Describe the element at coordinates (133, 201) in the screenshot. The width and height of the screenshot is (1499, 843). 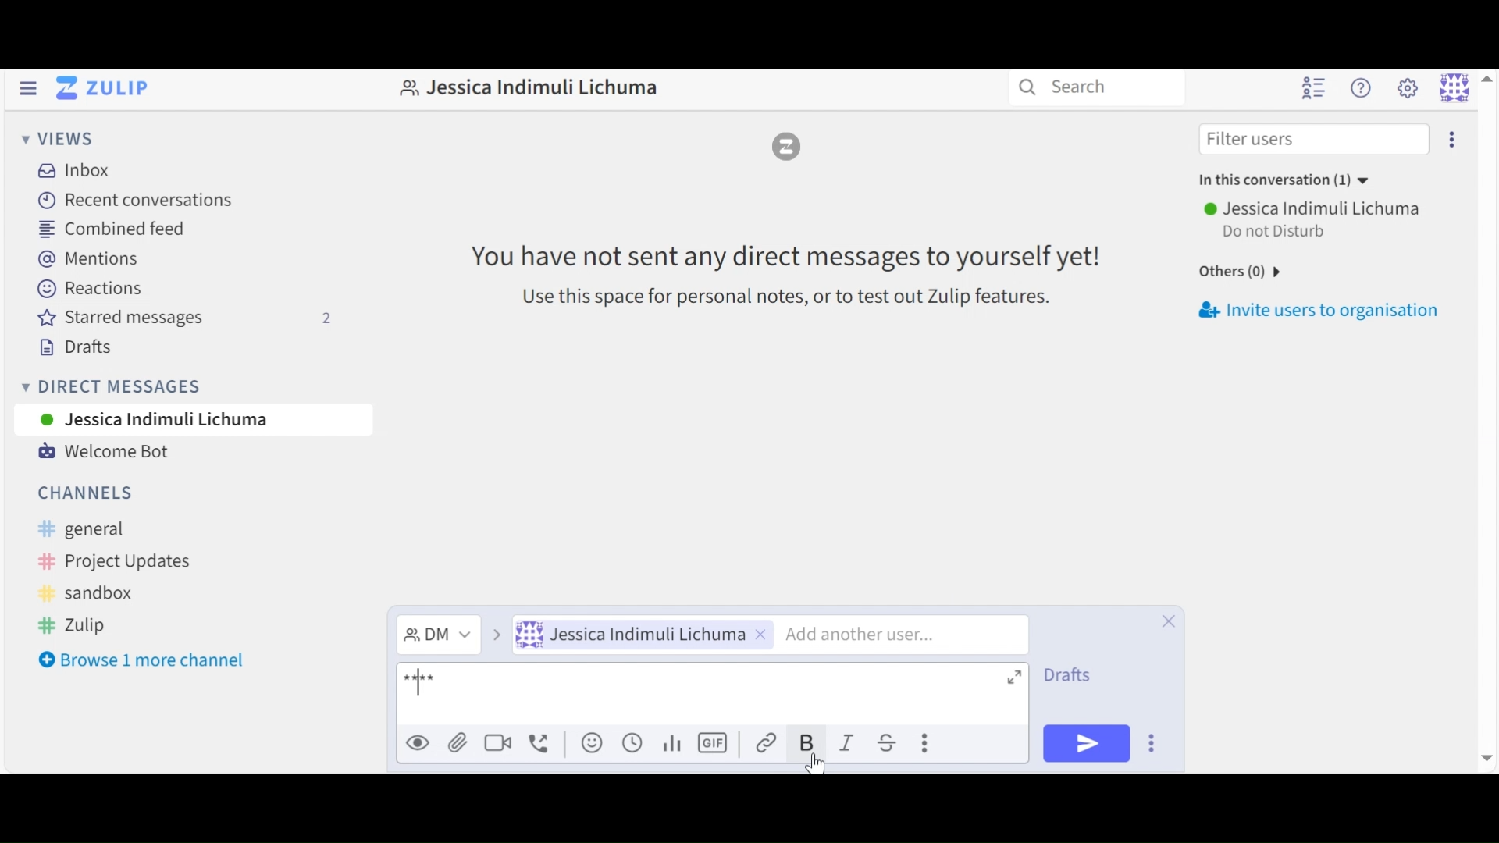
I see `Recent Conversations` at that location.